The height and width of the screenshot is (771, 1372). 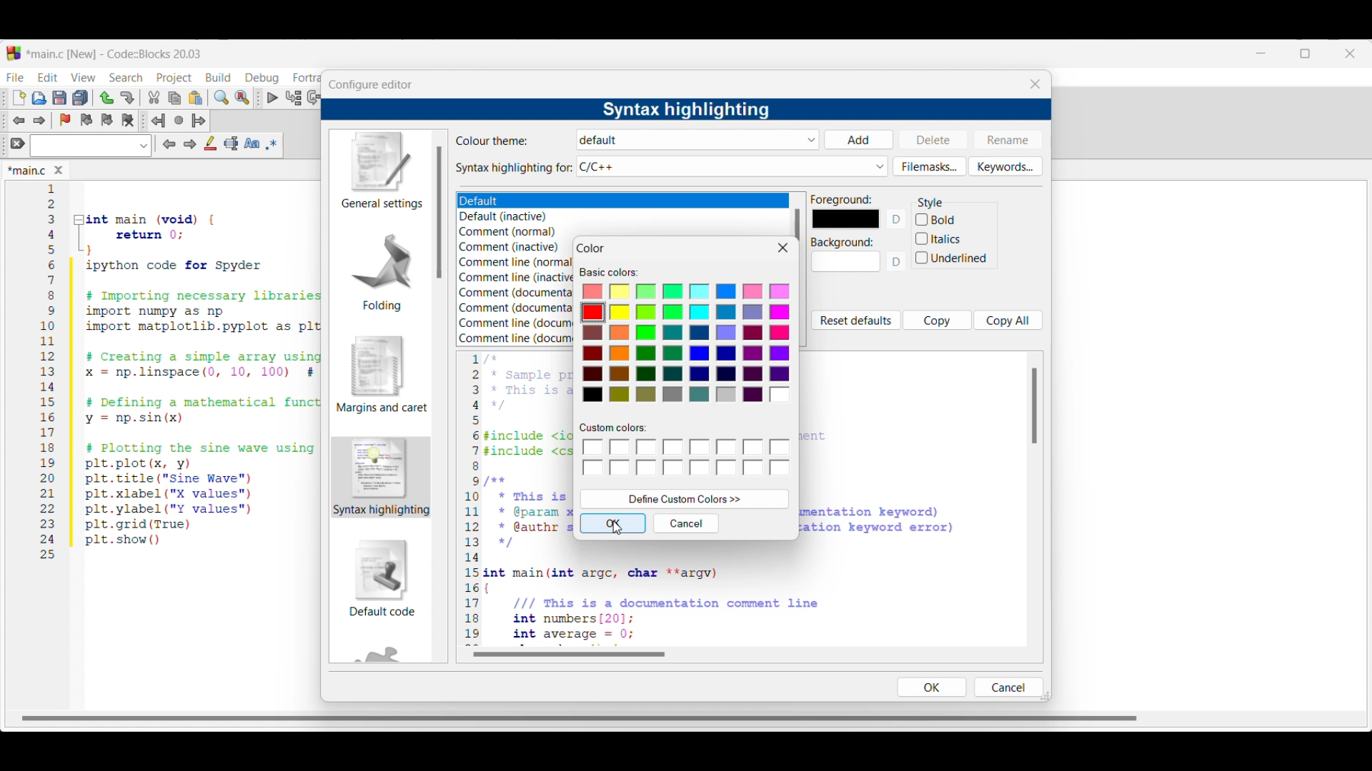 I want to click on Window title, so click(x=592, y=248).